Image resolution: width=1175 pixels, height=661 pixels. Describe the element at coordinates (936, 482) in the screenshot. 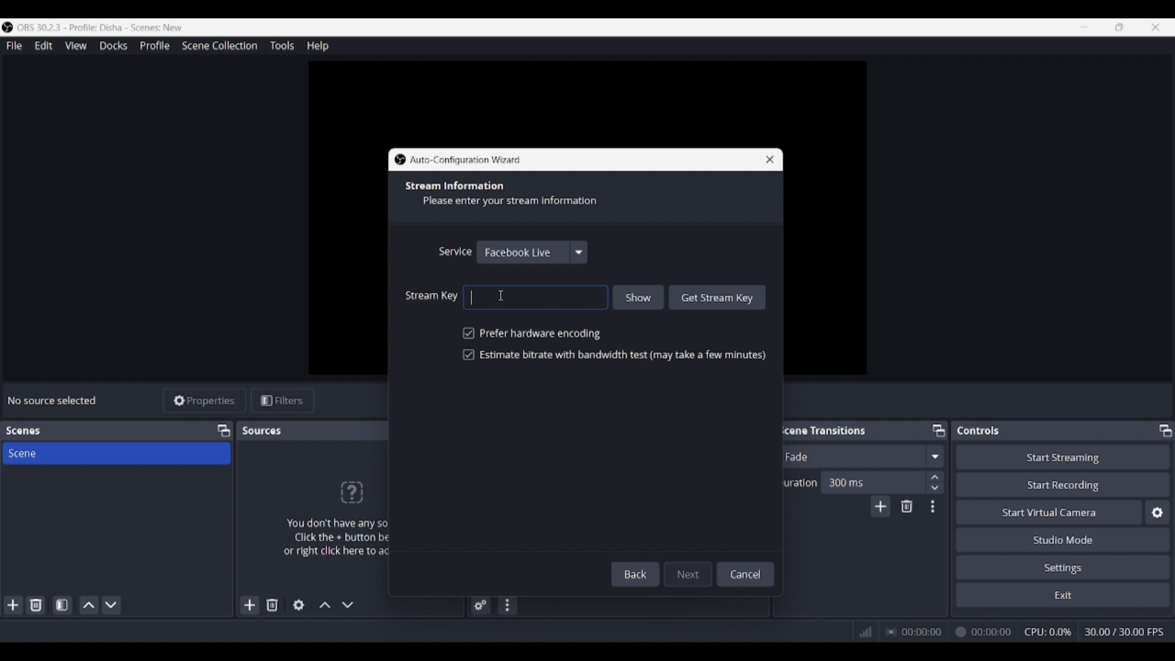

I see `Increase/Decrease duration` at that location.